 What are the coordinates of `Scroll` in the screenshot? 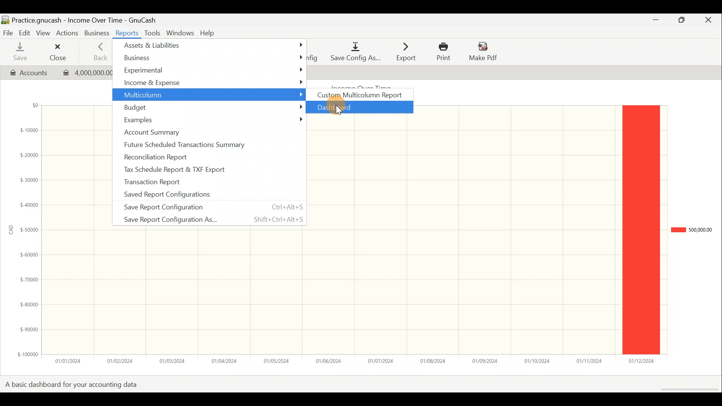 It's located at (687, 390).